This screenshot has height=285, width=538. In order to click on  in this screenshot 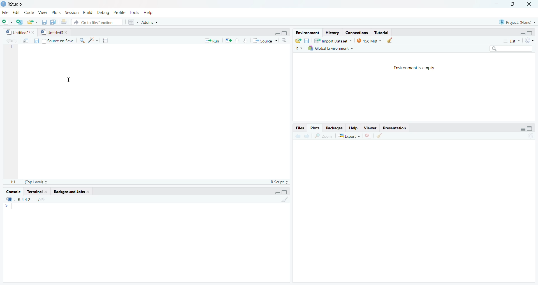, I will do `click(36, 41)`.